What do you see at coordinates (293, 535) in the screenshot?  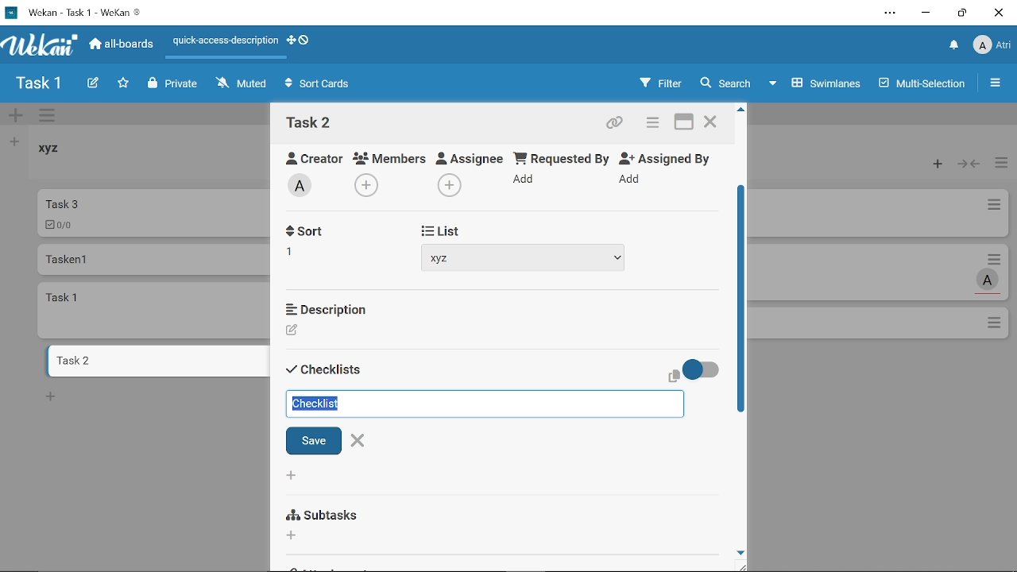 I see `Add` at bounding box center [293, 535].